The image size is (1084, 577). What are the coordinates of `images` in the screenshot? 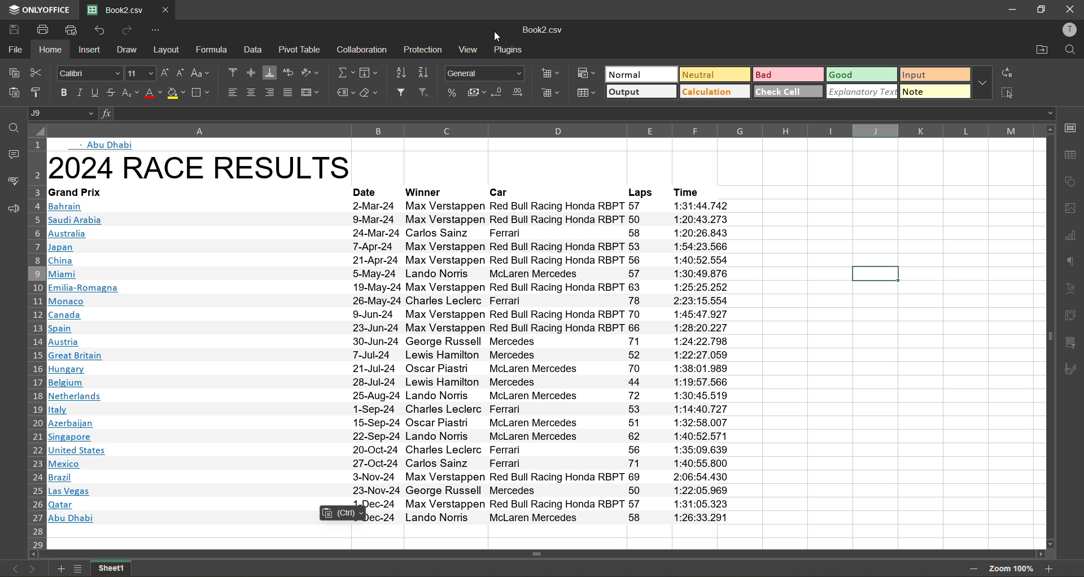 It's located at (1070, 209).